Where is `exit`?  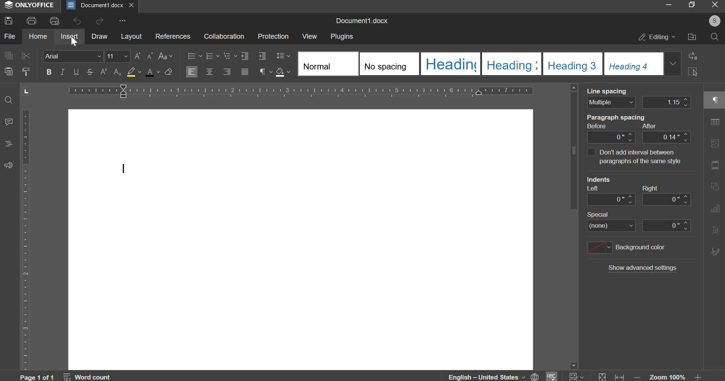 exit is located at coordinates (131, 5).